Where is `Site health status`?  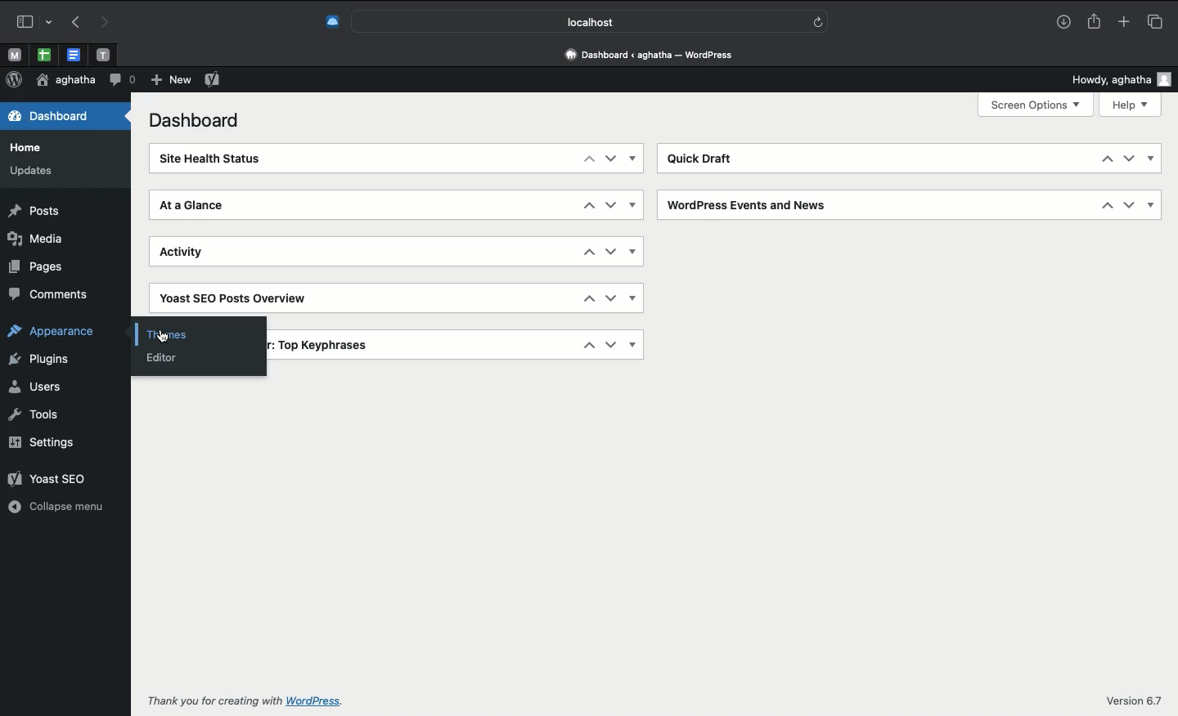 Site health status is located at coordinates (221, 159).